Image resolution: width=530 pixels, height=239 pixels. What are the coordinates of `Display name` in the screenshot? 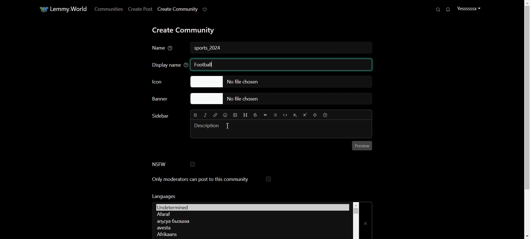 It's located at (168, 64).